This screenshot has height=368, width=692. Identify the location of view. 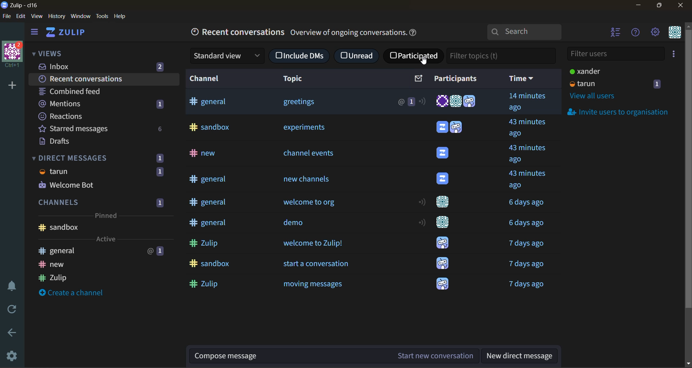
(37, 16).